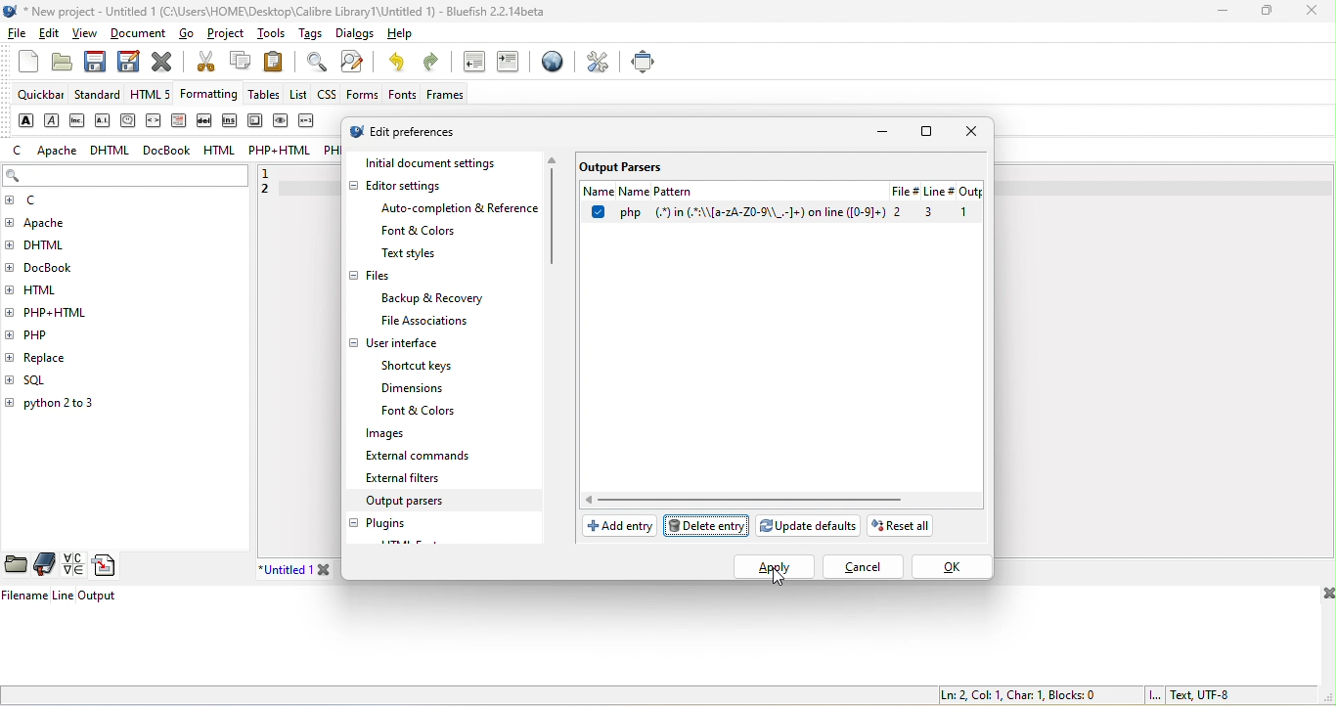 The height and width of the screenshot is (706, 1336). I want to click on files, so click(372, 278).